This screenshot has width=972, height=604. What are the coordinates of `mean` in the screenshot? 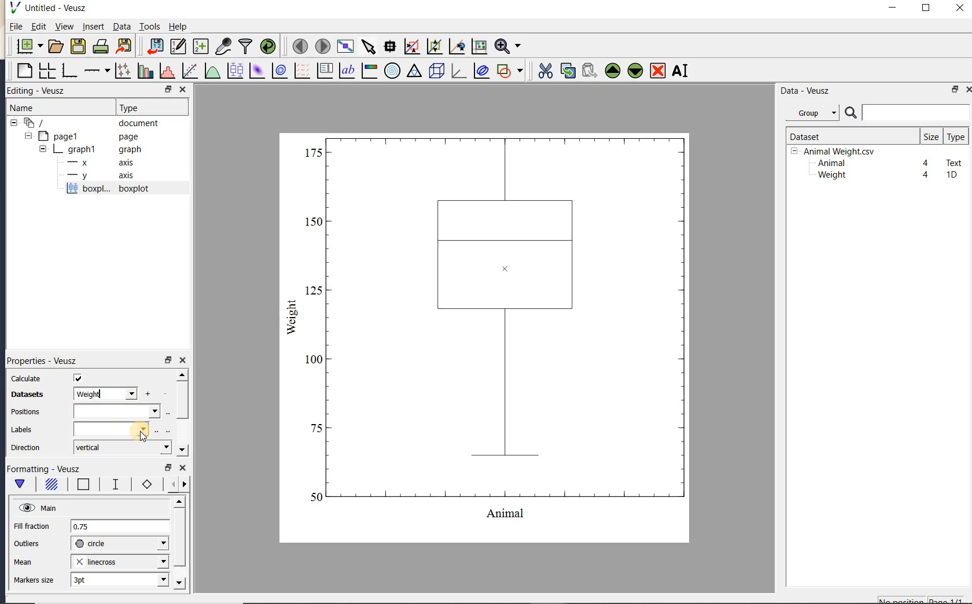 It's located at (24, 561).